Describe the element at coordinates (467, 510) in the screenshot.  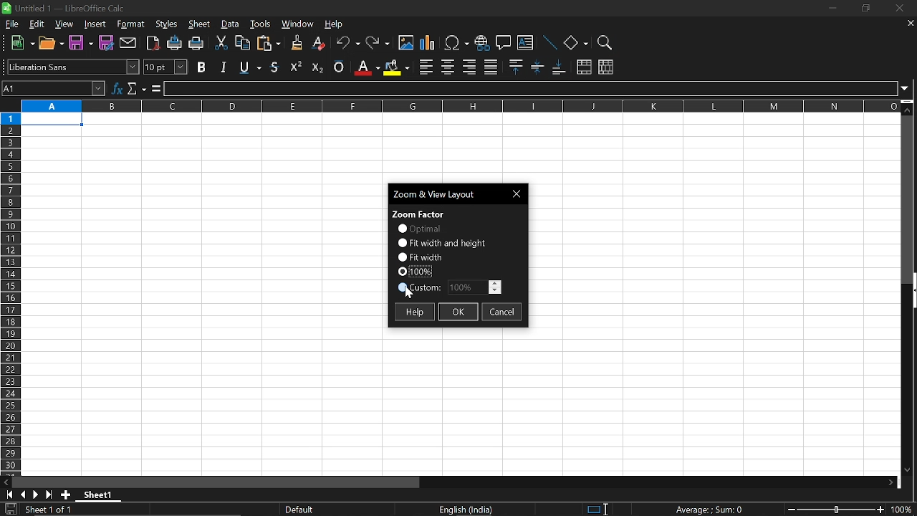
I see `current language` at that location.